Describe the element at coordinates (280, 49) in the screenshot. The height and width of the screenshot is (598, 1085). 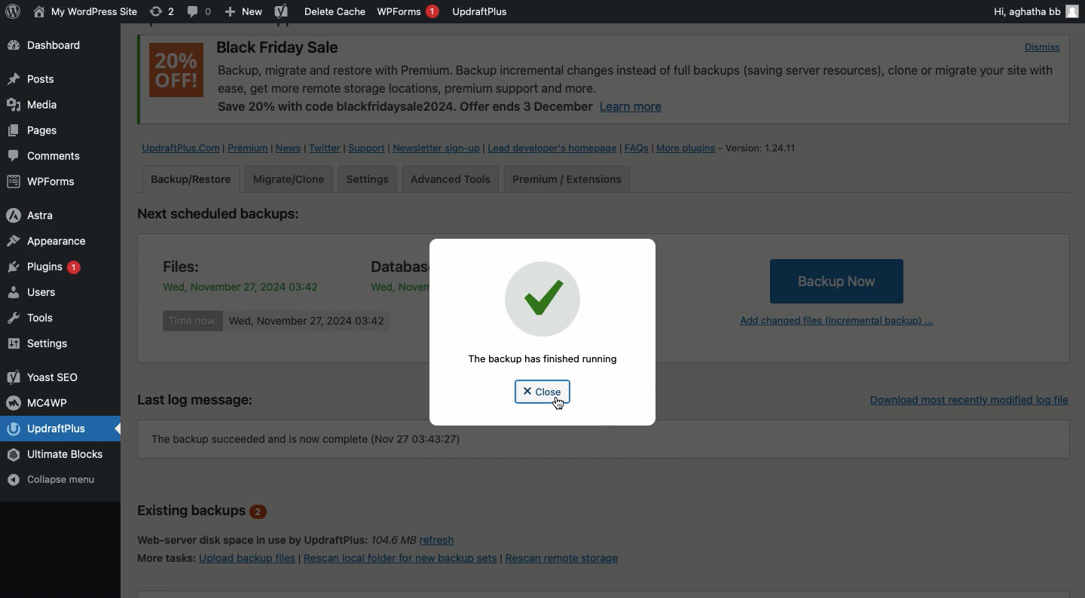
I see `Black Friday Sale` at that location.